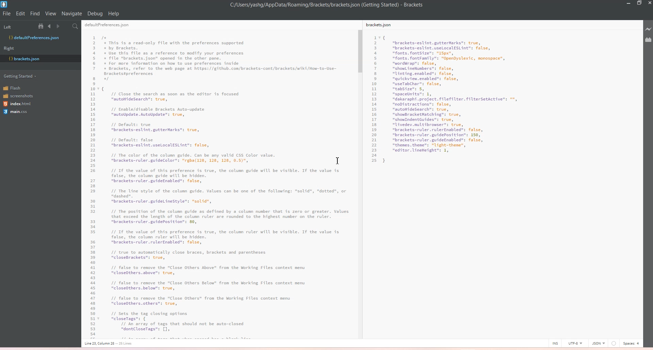 This screenshot has width=653, height=350. What do you see at coordinates (17, 26) in the screenshot?
I see `Left` at bounding box center [17, 26].